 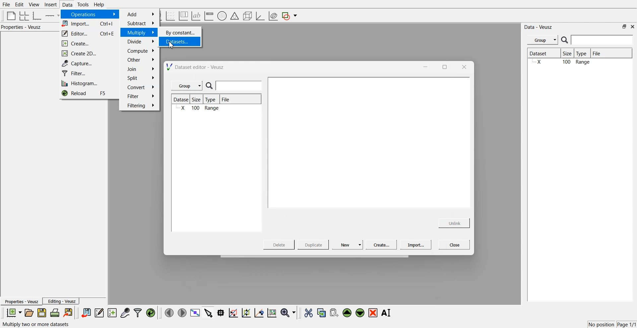 What do you see at coordinates (226, 100) in the screenshot?
I see `File` at bounding box center [226, 100].